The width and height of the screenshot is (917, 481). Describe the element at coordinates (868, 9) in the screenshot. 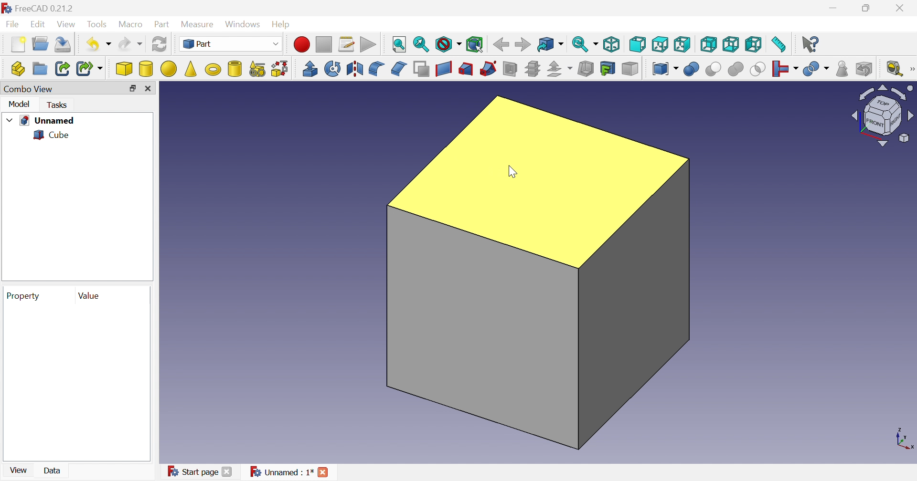

I see `Restore down` at that location.